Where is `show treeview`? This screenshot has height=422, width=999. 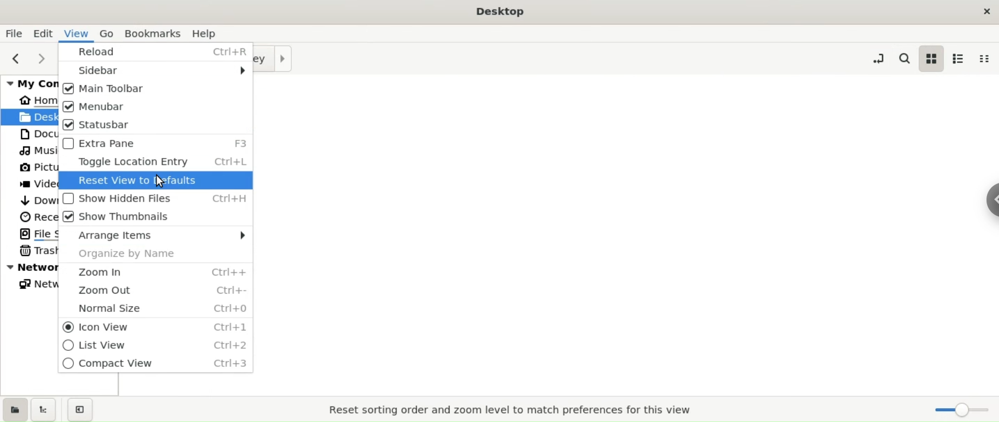 show treeview is located at coordinates (45, 410).